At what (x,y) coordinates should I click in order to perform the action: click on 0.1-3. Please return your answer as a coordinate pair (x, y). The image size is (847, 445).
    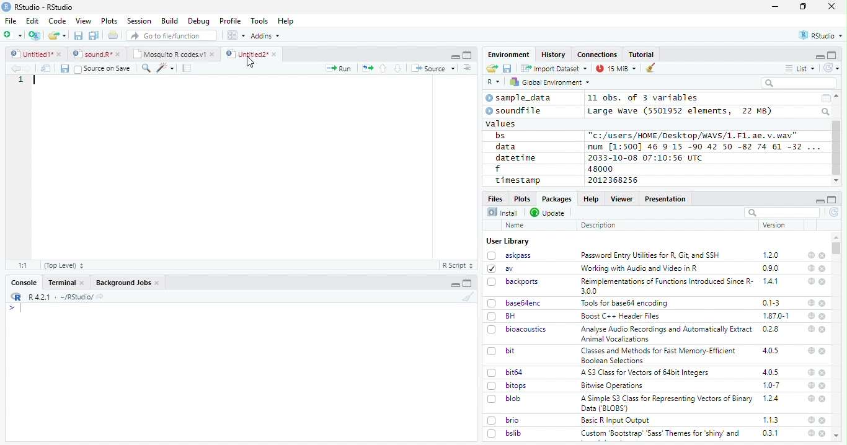
    Looking at the image, I should click on (773, 302).